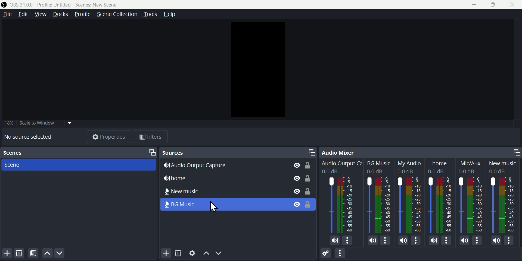 The width and height of the screenshot is (522, 261). I want to click on New music, so click(187, 190).